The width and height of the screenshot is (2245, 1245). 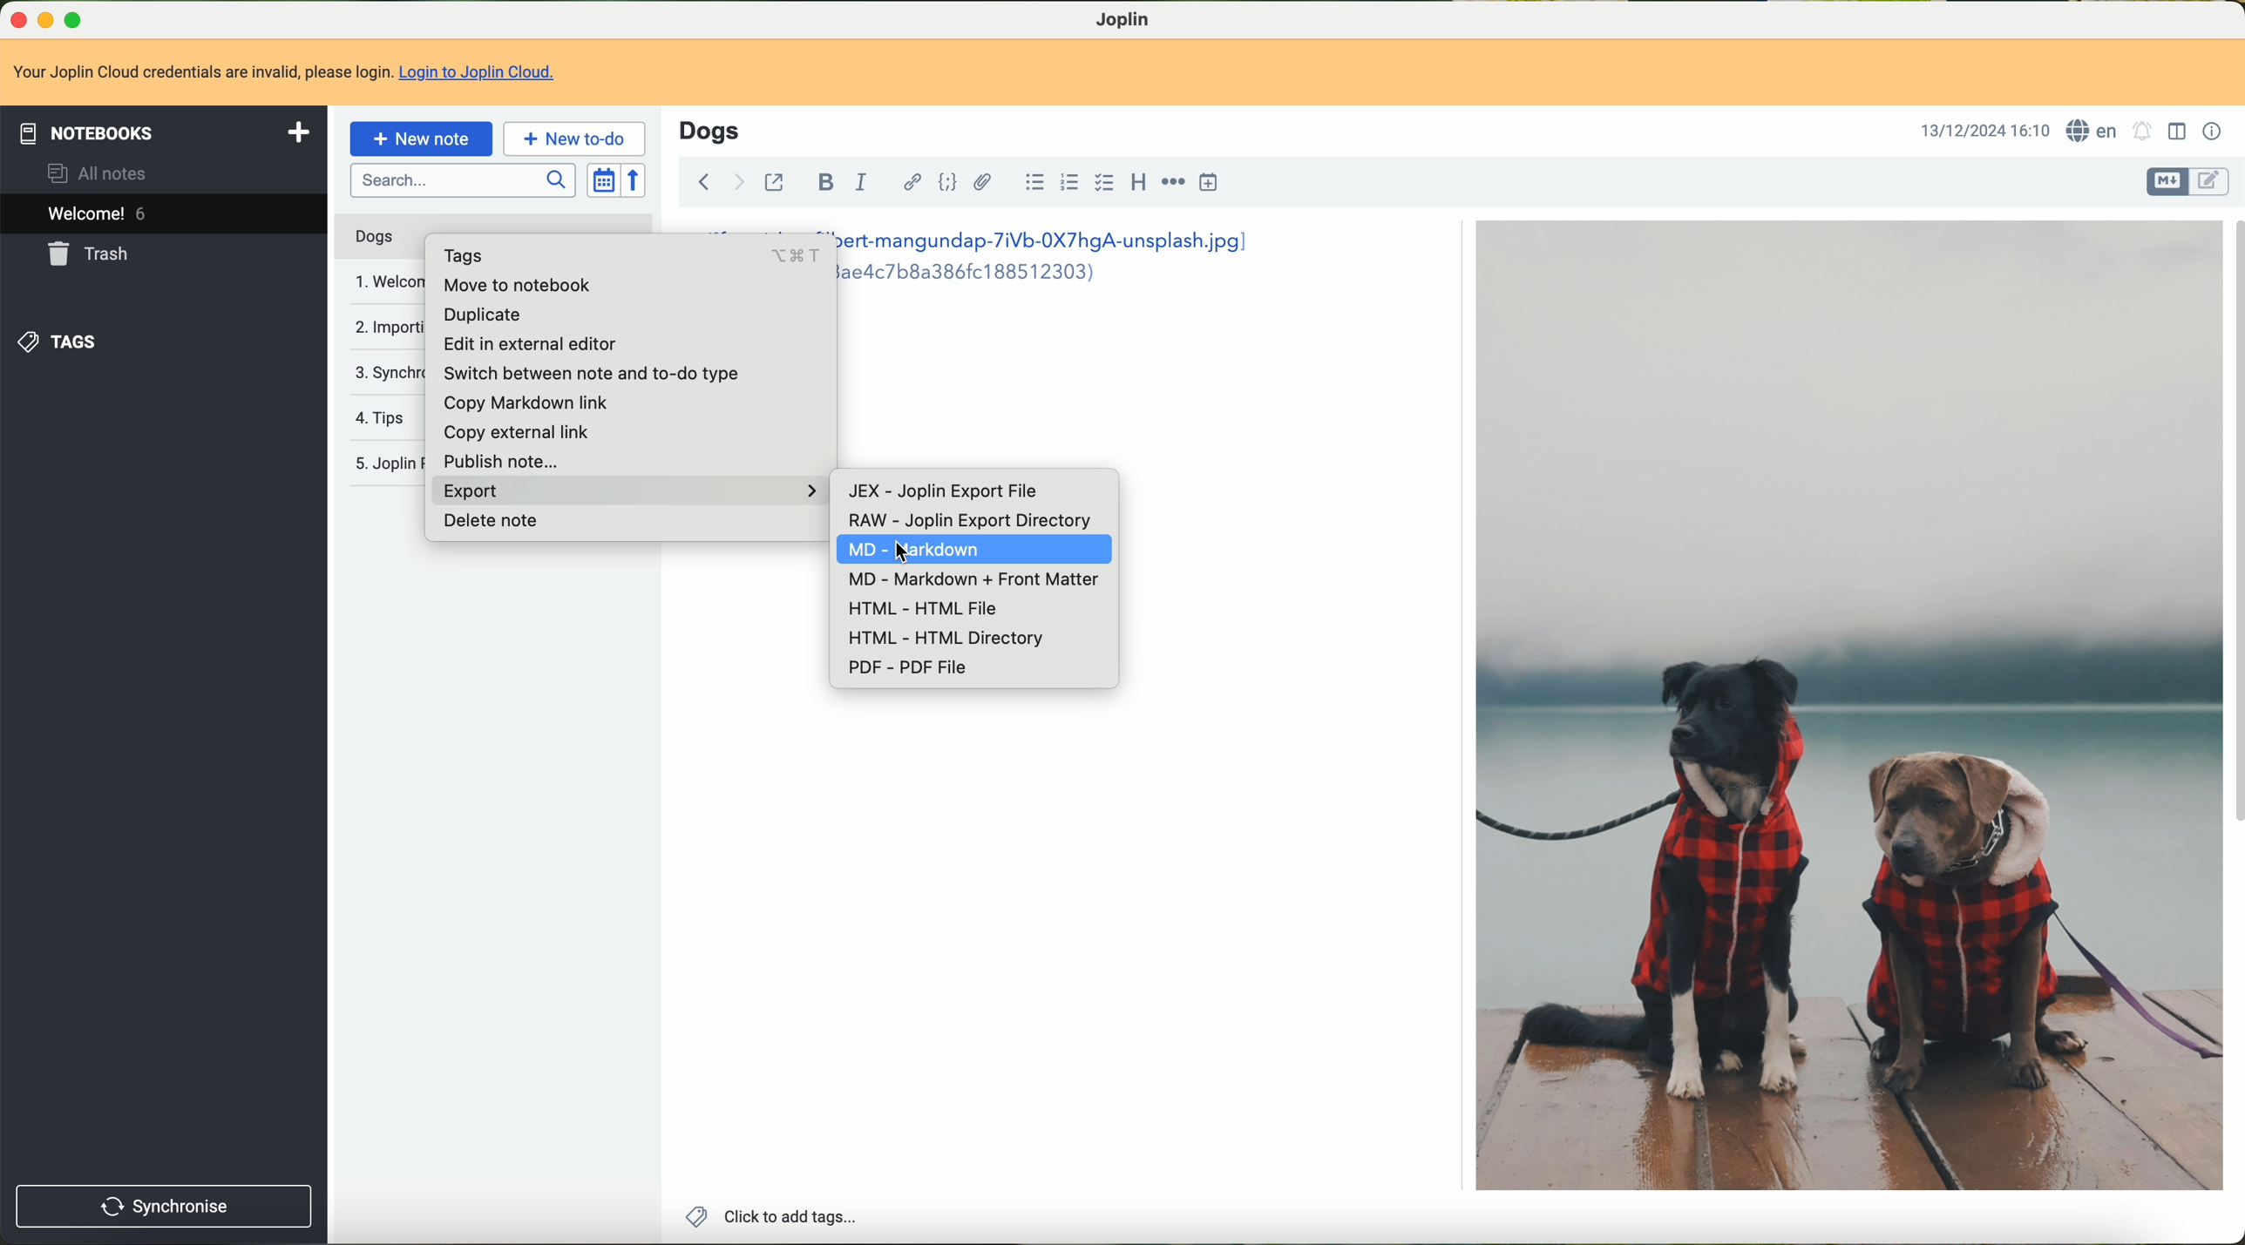 I want to click on checkbox, so click(x=1106, y=186).